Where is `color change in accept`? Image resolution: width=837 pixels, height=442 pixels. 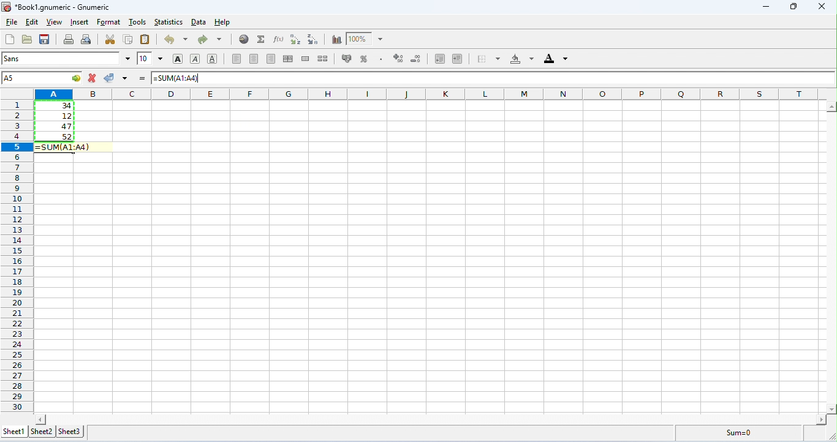 color change in accept is located at coordinates (115, 78).